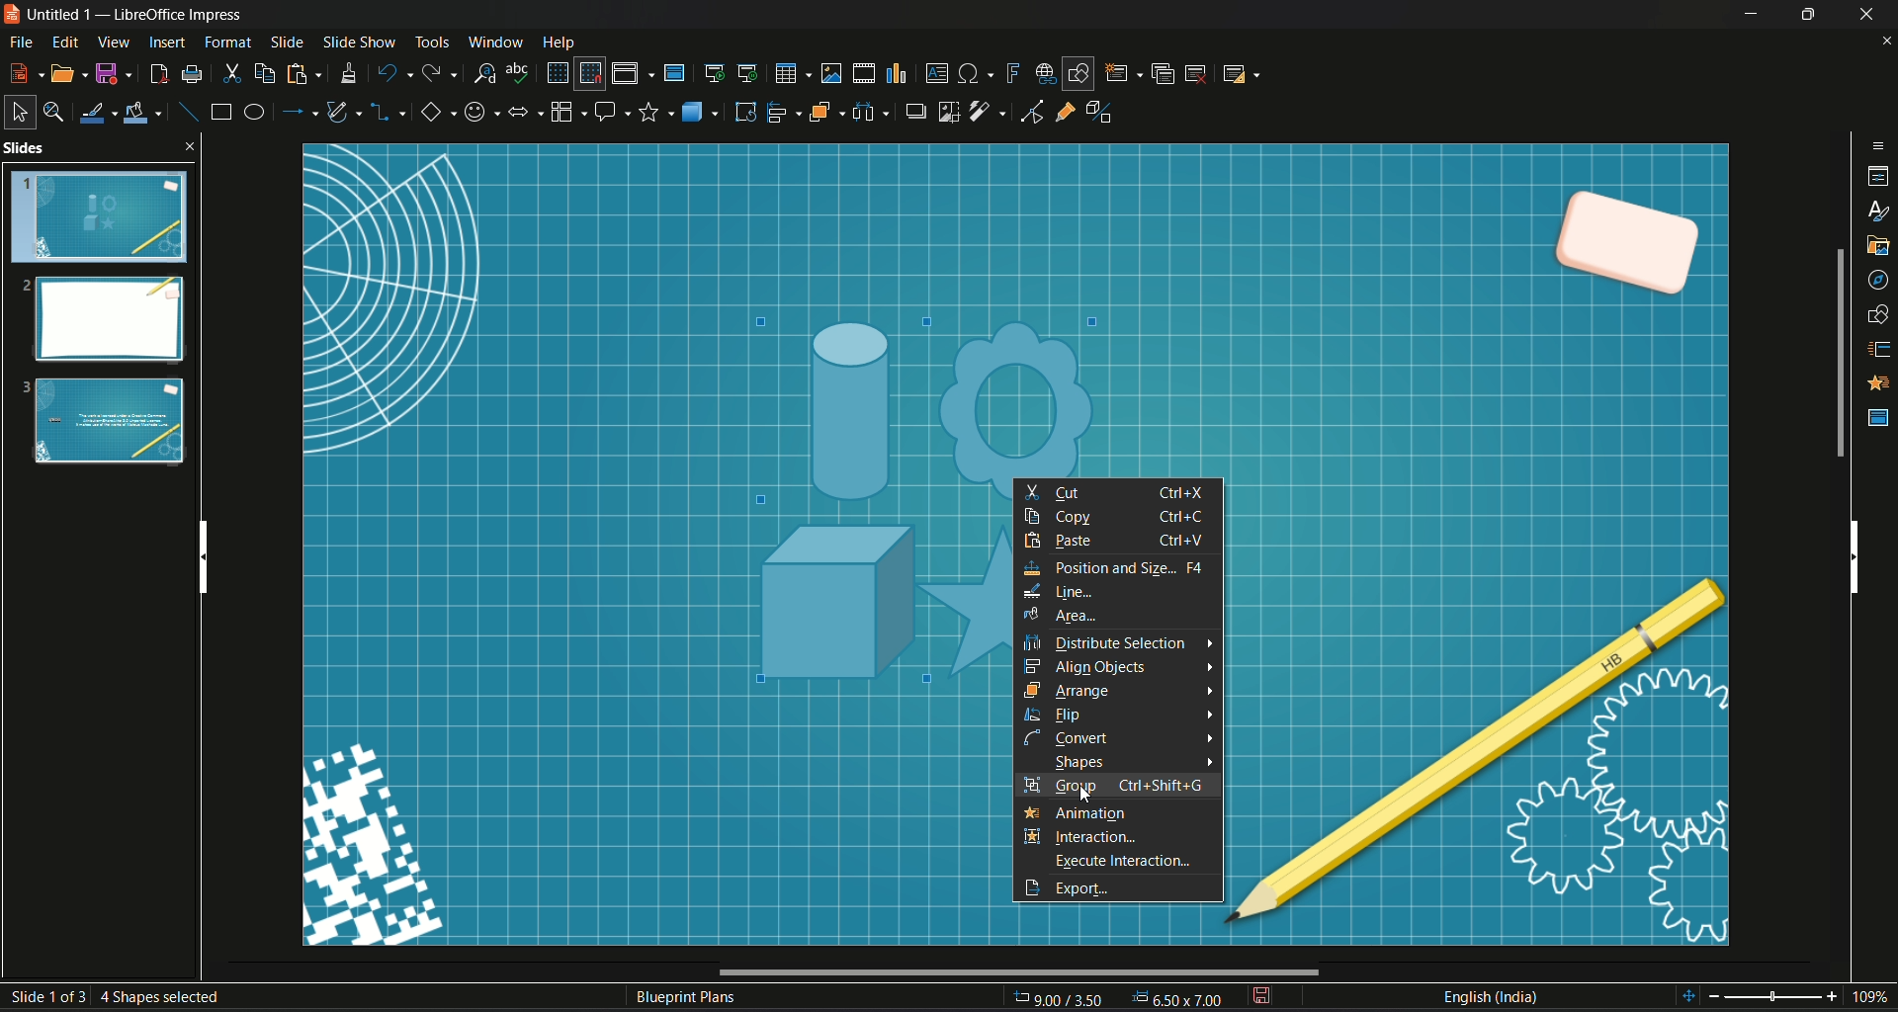 The image size is (1898, 1012). Describe the element at coordinates (1080, 760) in the screenshot. I see `shapes` at that location.